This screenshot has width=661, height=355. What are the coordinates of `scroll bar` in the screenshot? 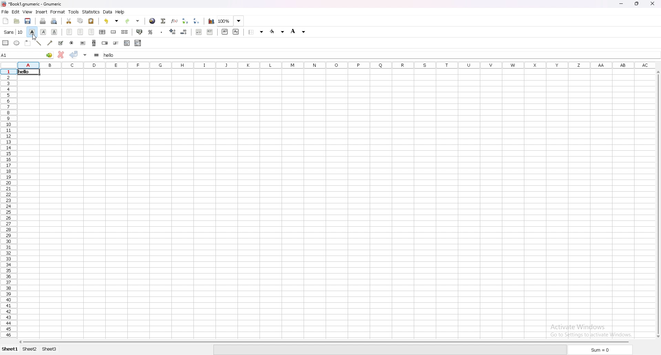 It's located at (658, 205).